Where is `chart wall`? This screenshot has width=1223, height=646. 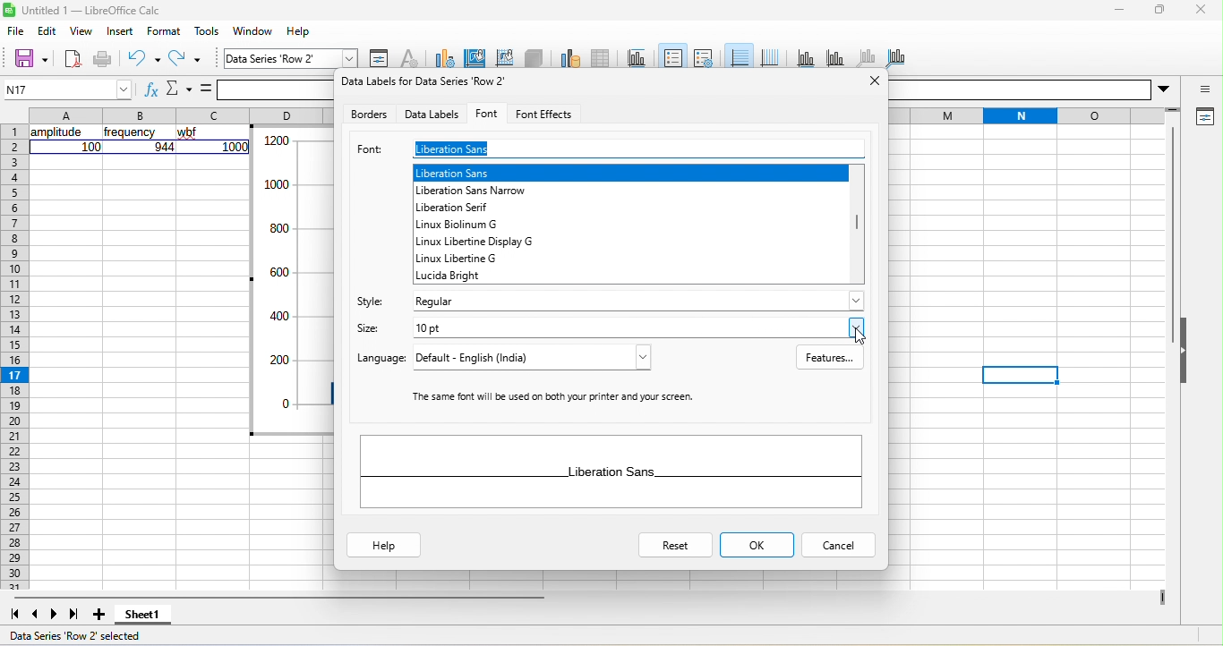 chart wall is located at coordinates (504, 56).